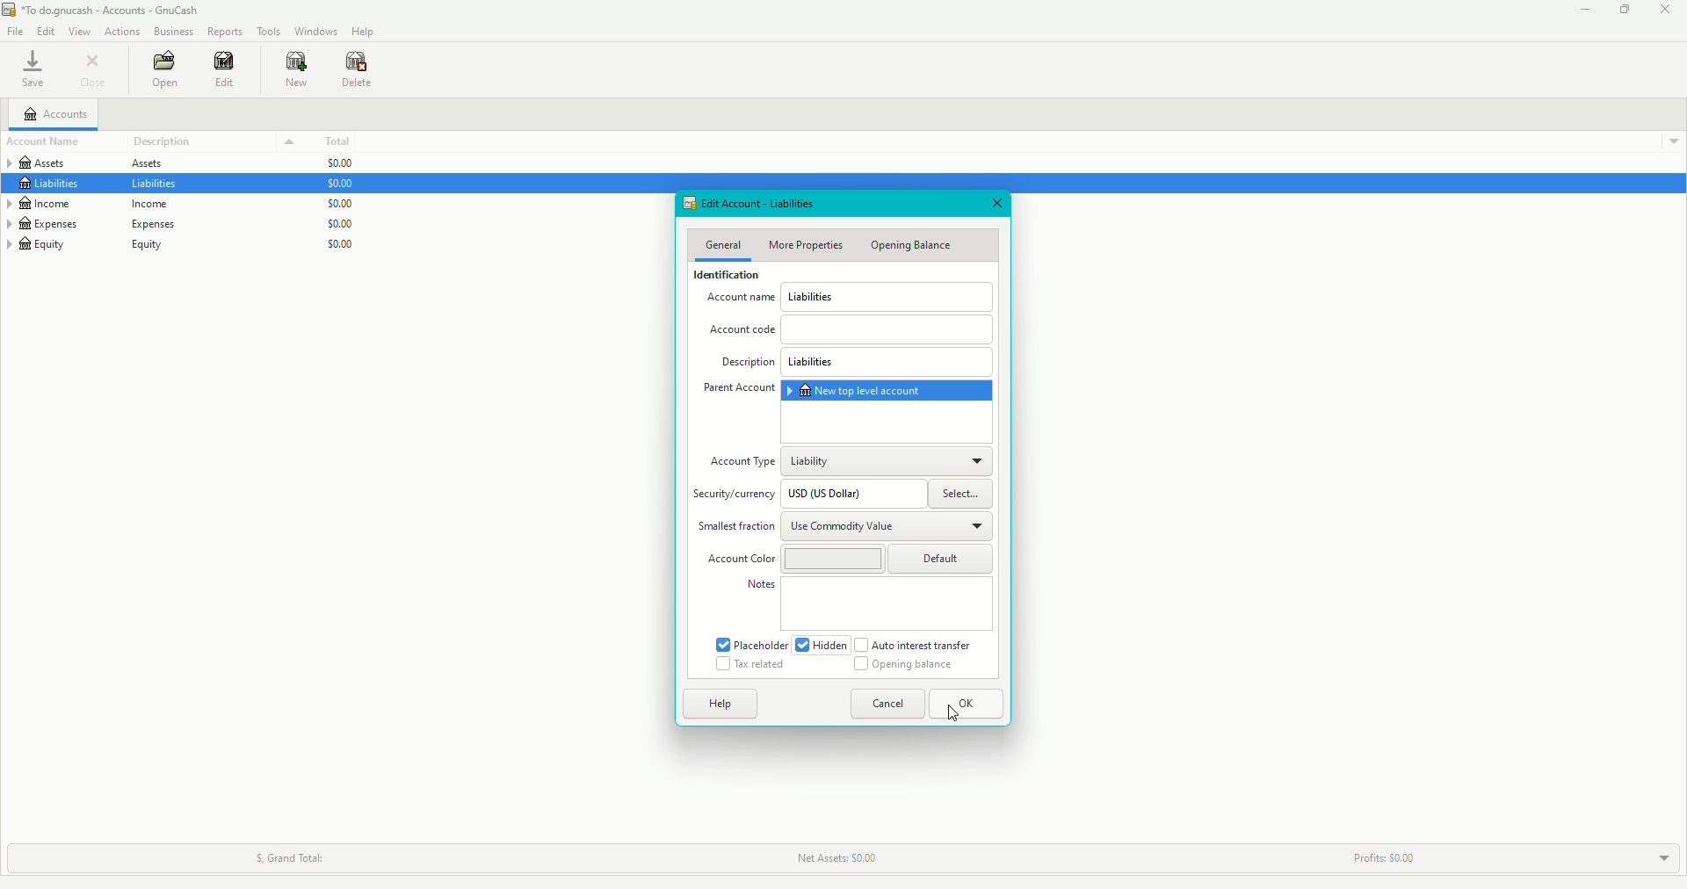 The image size is (1687, 889). Describe the element at coordinates (916, 246) in the screenshot. I see `Opening Balance` at that location.